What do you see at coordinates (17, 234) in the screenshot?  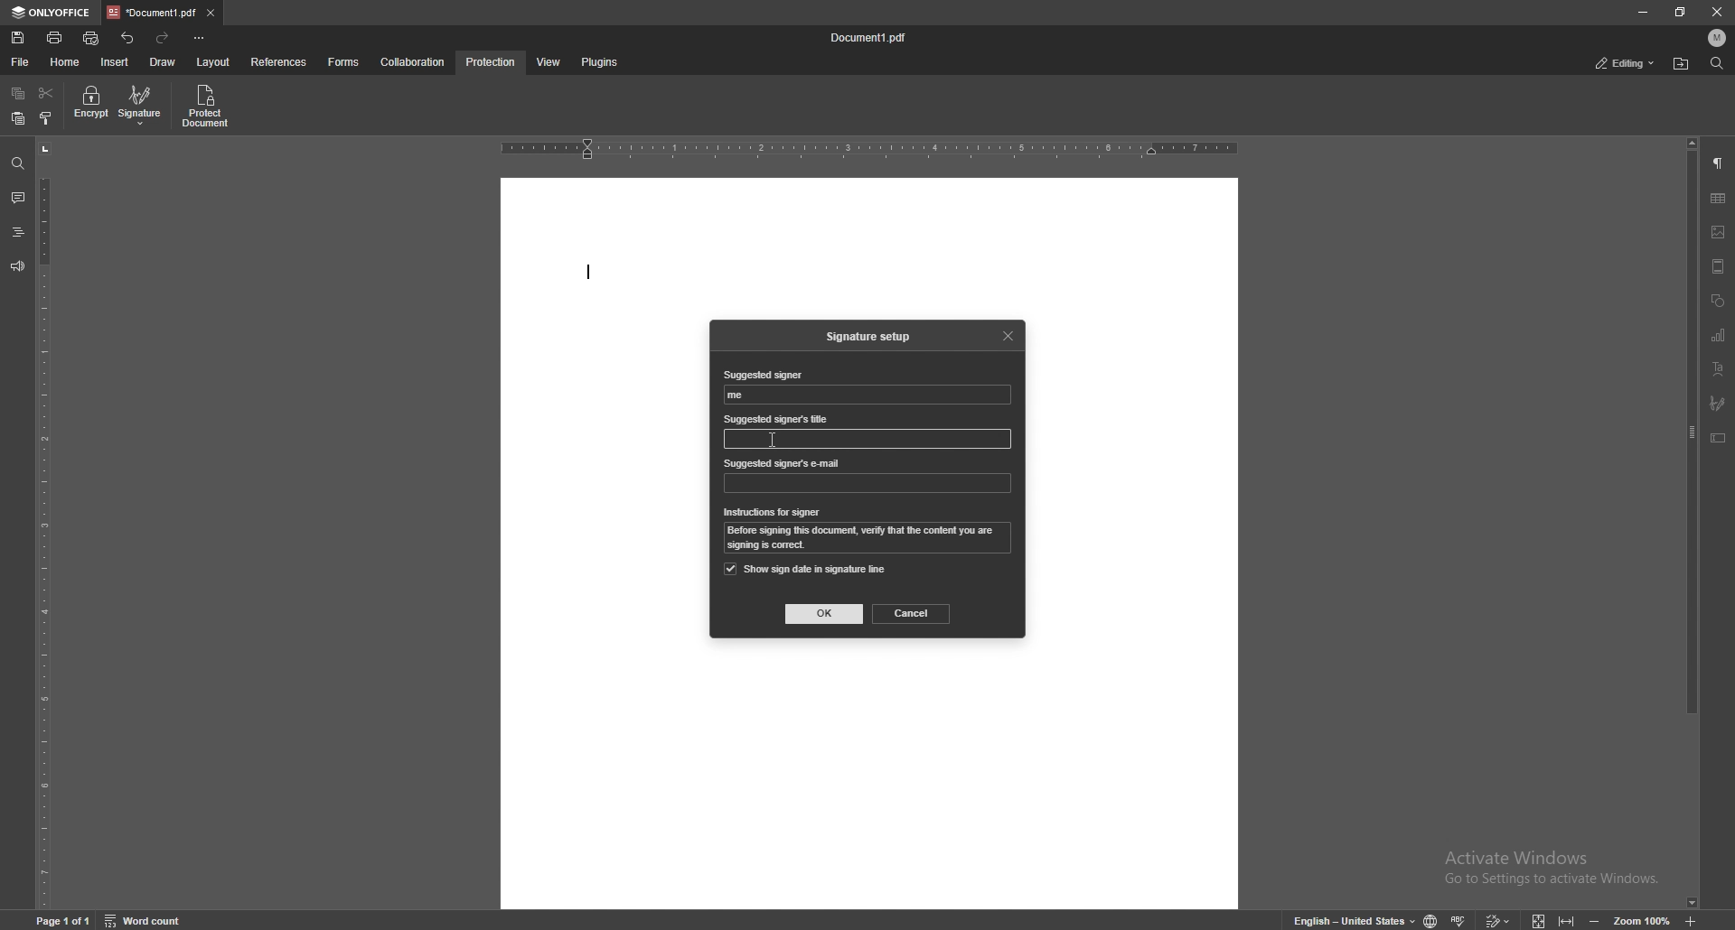 I see `heading` at bounding box center [17, 234].